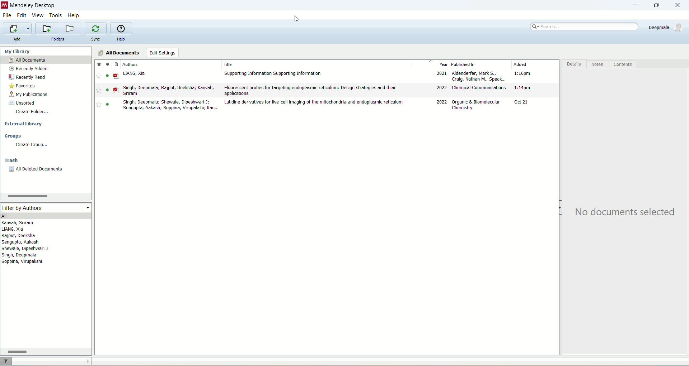 Image resolution: width=689 pixels, height=366 pixels. Describe the element at coordinates (442, 102) in the screenshot. I see `2021` at that location.